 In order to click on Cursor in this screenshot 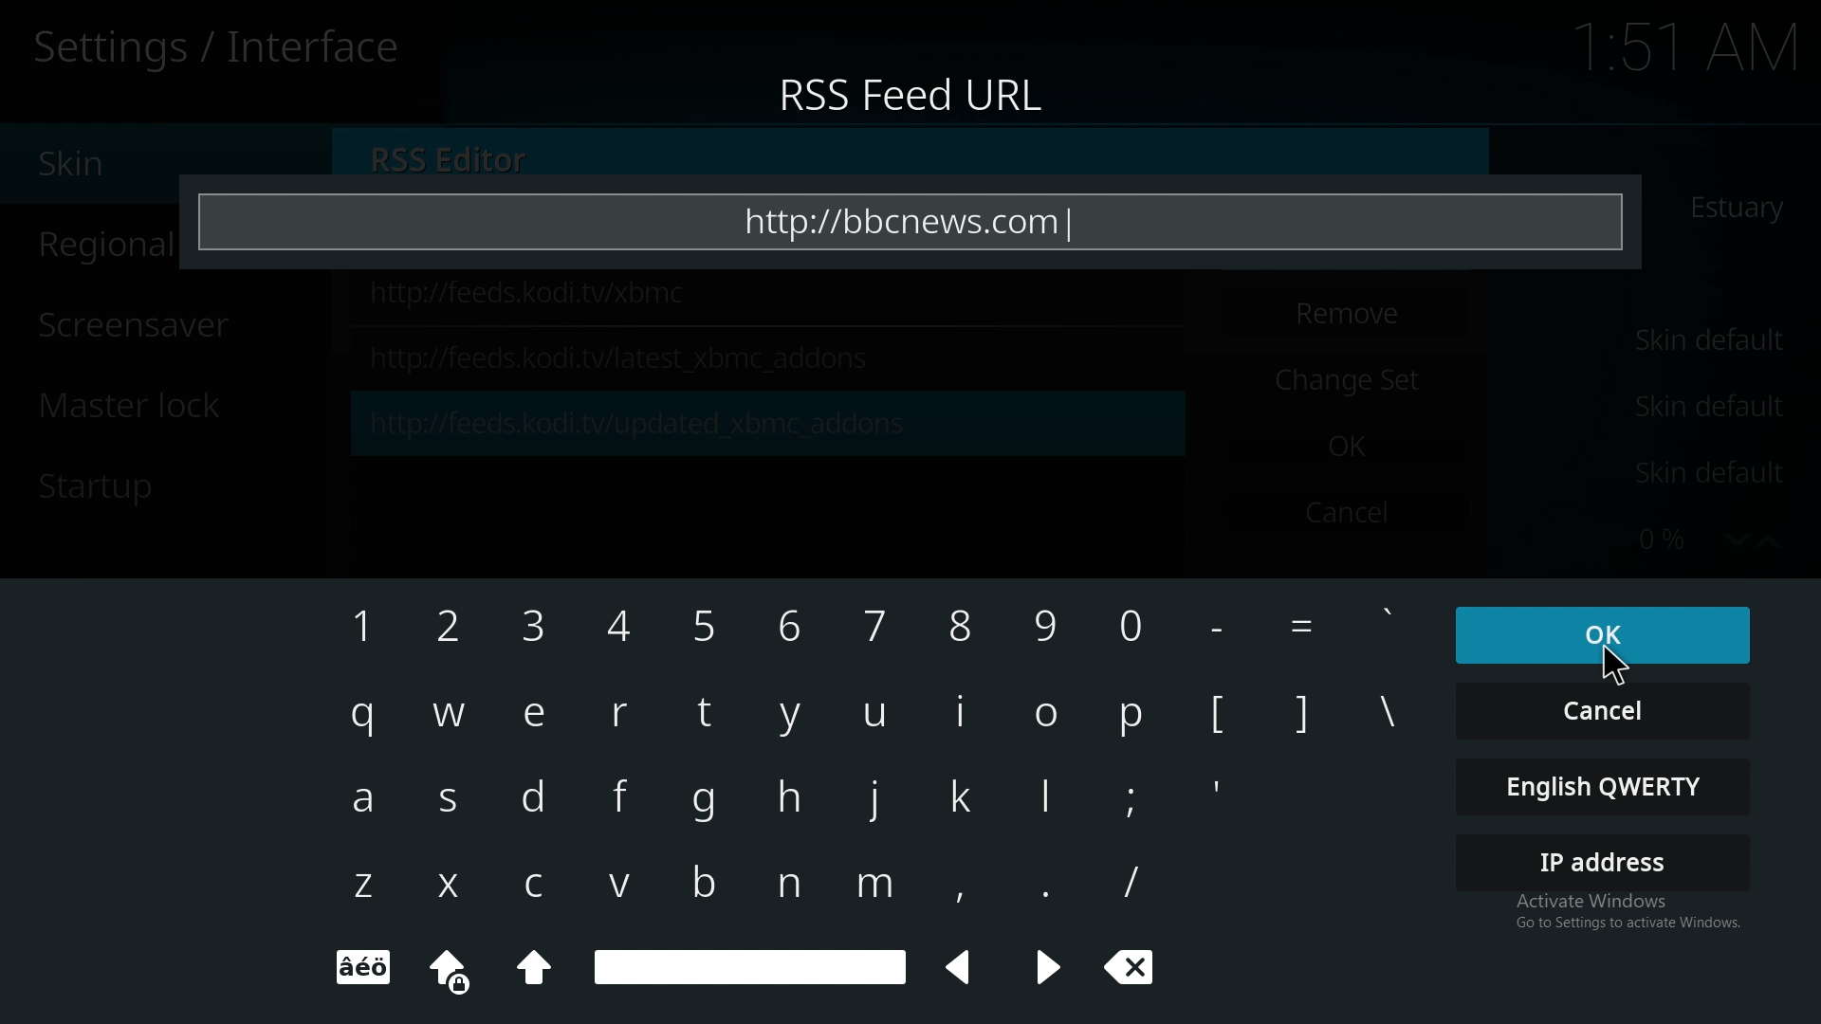, I will do `click(1619, 658)`.